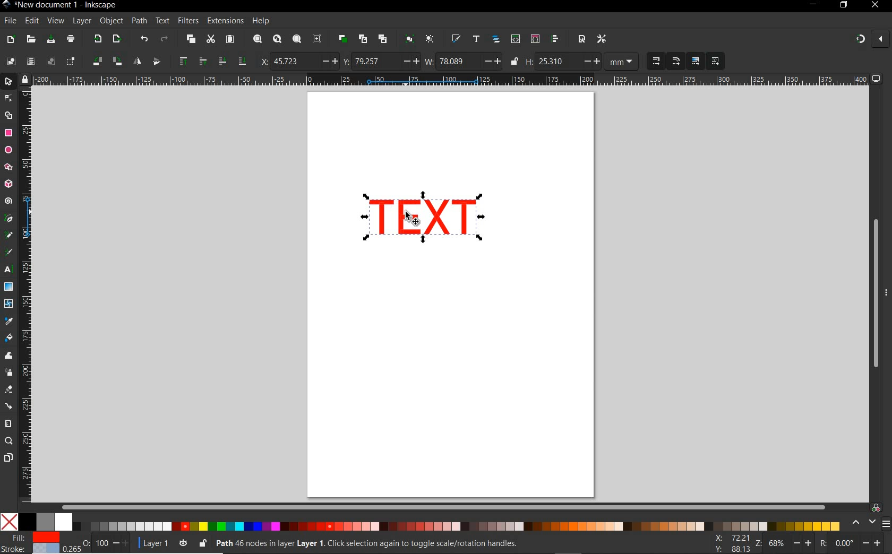 Image resolution: width=892 pixels, height=554 pixels. Describe the element at coordinates (30, 62) in the screenshot. I see `SELECT ALL IN ALL LAYERS` at that location.